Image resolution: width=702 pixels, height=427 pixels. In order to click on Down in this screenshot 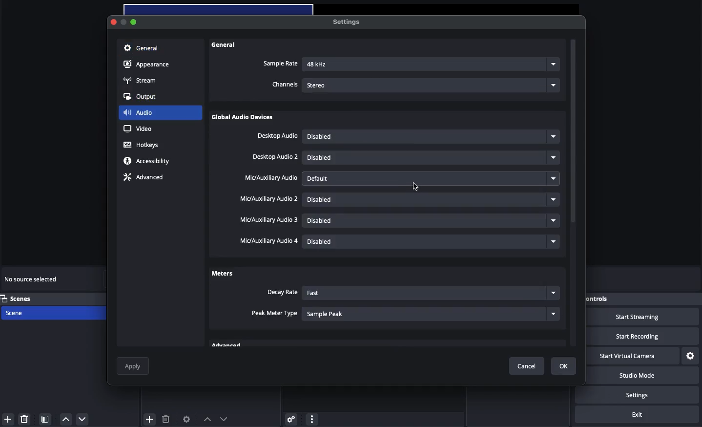, I will do `click(83, 419)`.